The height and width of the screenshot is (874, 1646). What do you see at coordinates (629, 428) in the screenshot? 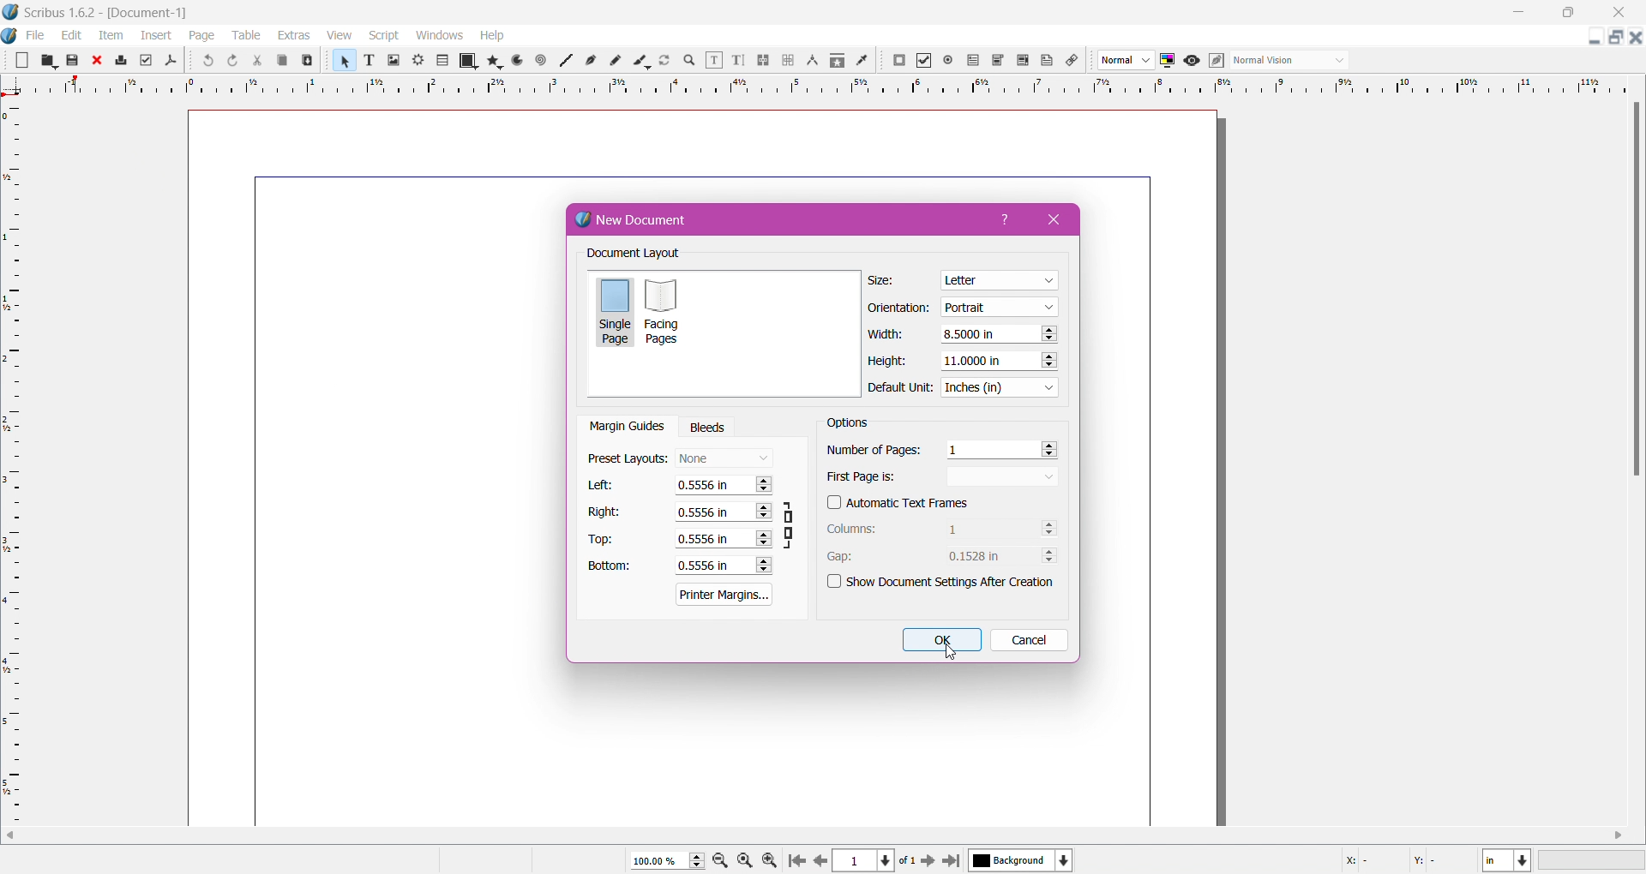
I see `margin guides` at bounding box center [629, 428].